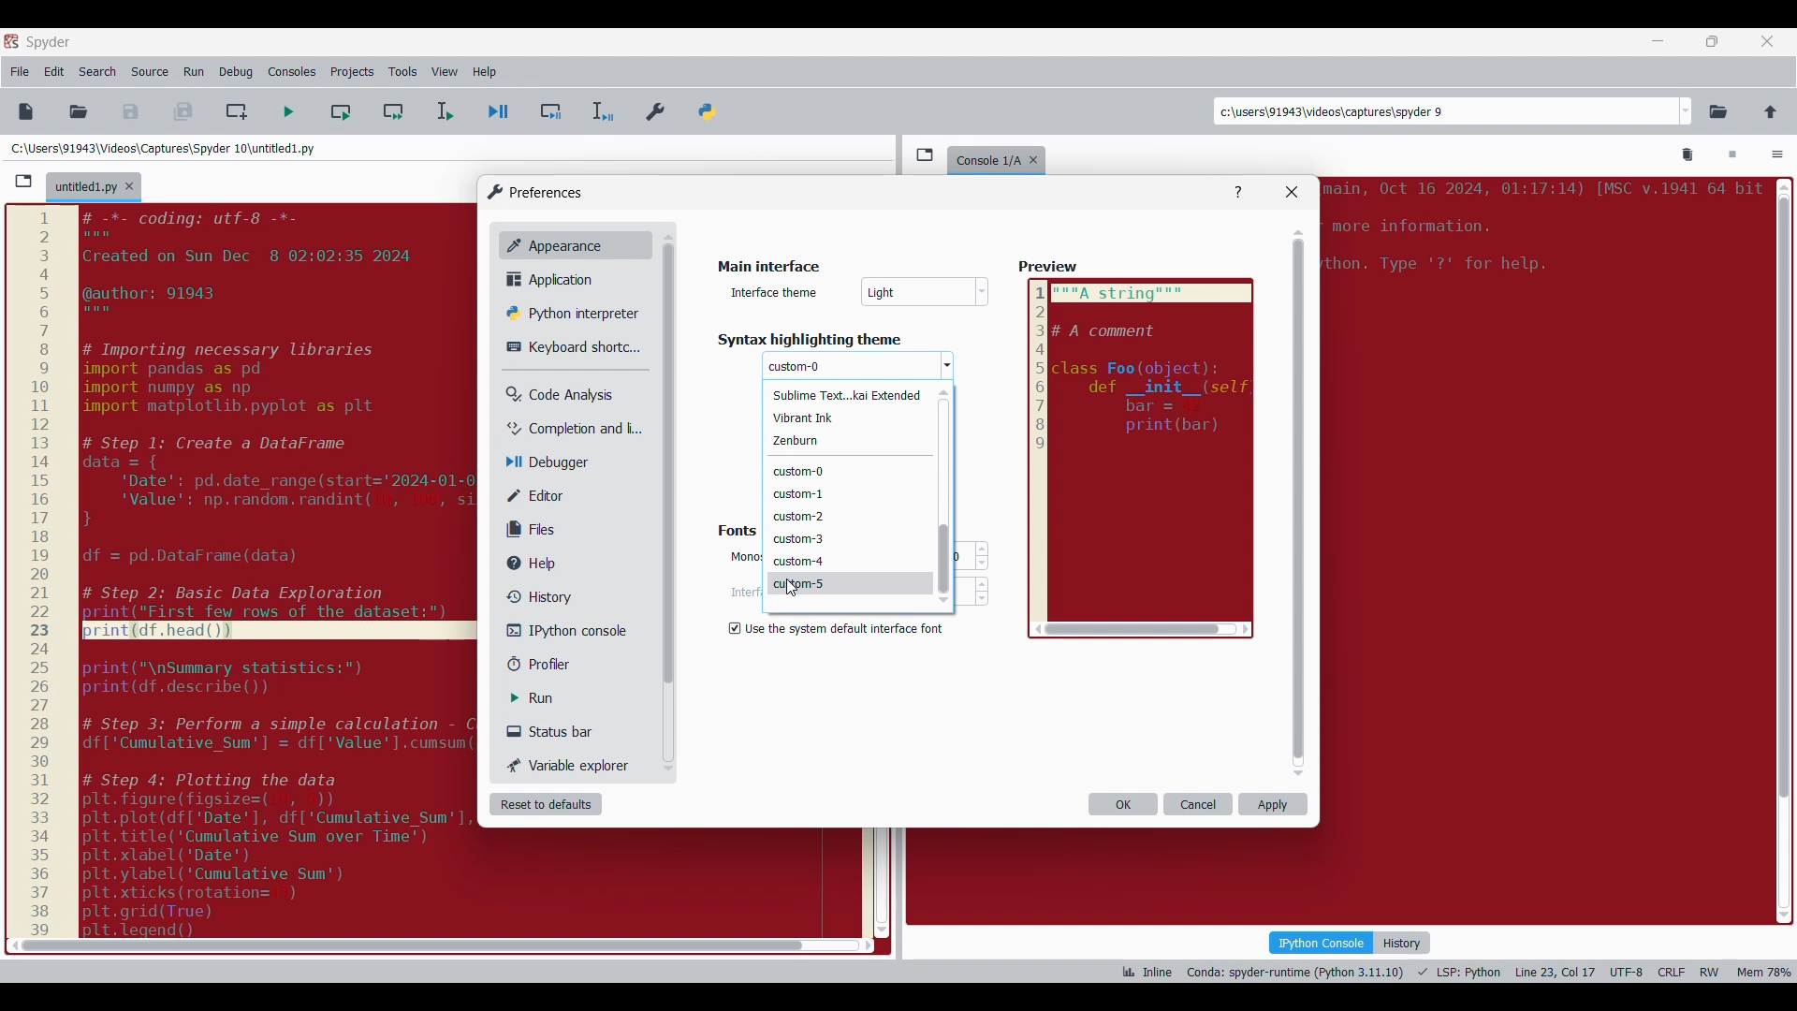 The height and width of the screenshot is (1011, 1797). I want to click on Show in smaller tab, so click(1712, 41).